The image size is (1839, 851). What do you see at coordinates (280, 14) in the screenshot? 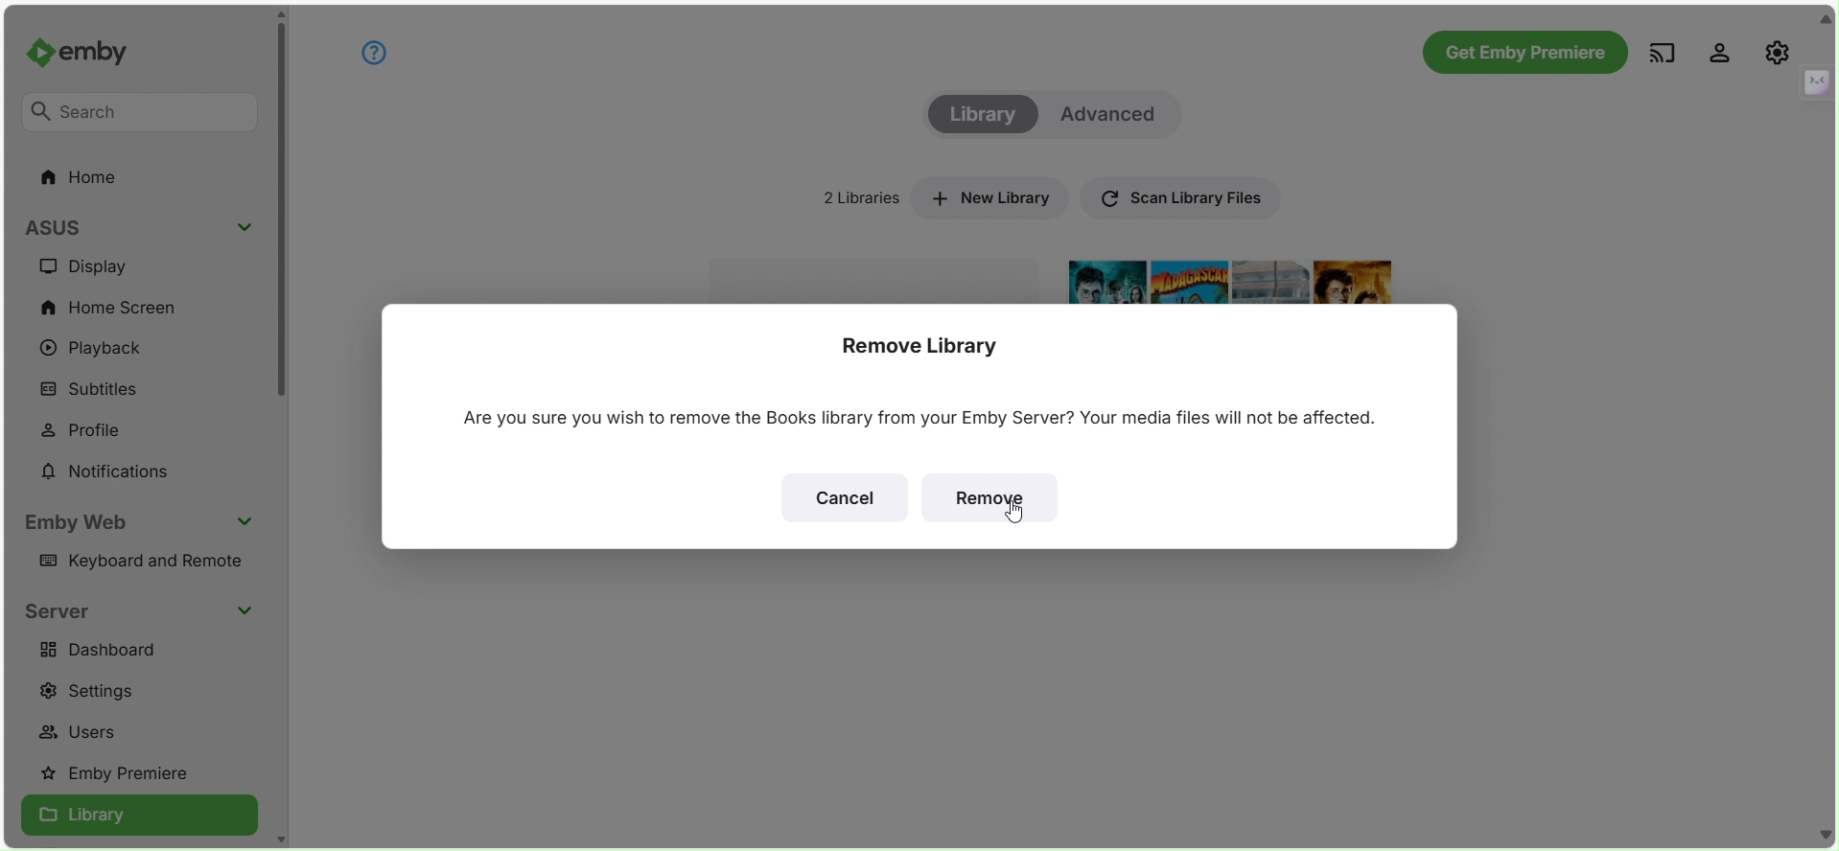
I see `move up` at bounding box center [280, 14].